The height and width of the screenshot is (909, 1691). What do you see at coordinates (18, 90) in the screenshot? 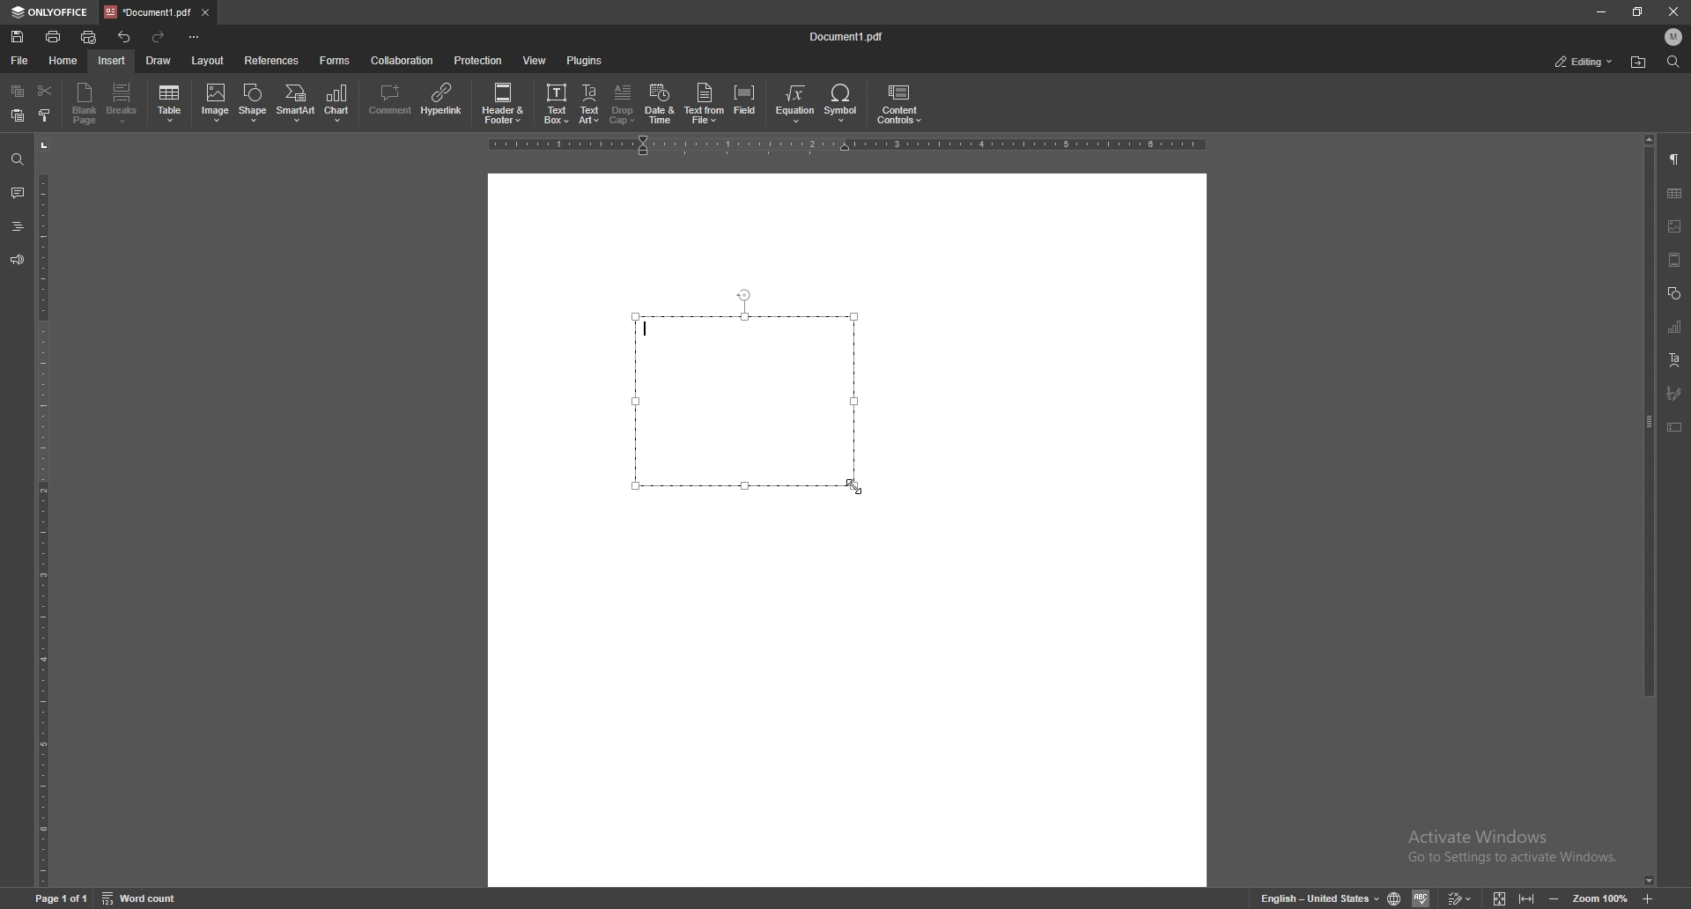
I see `copy` at bounding box center [18, 90].